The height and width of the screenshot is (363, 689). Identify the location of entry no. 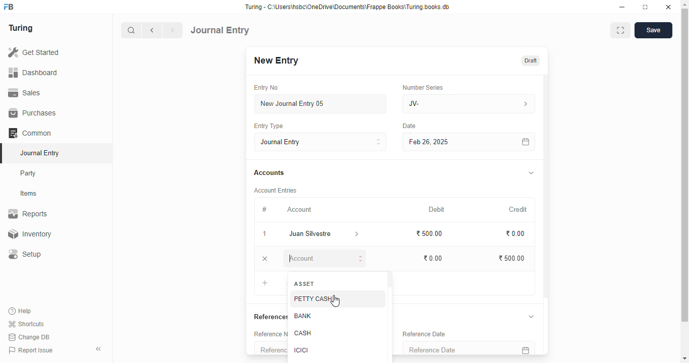
(267, 87).